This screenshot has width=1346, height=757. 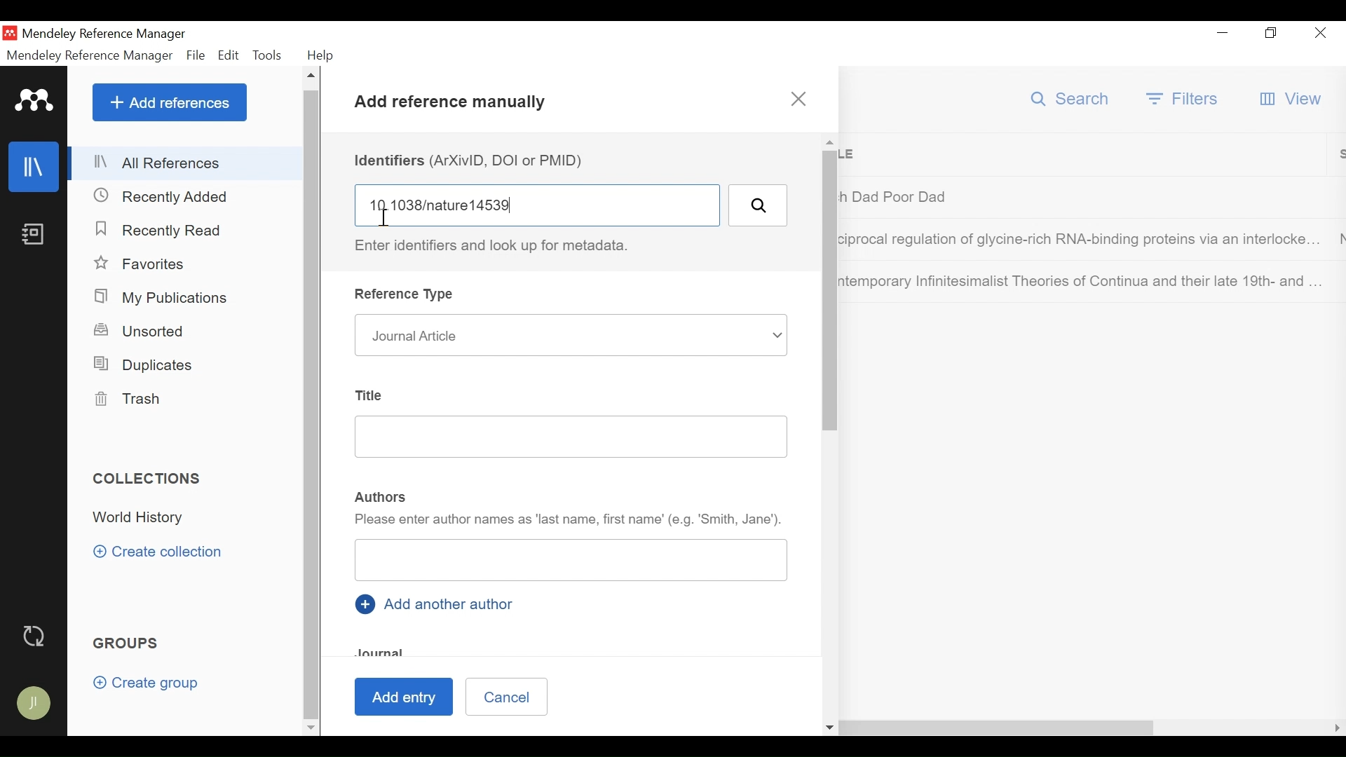 I want to click on Mendeley Desktop icon, so click(x=9, y=32).